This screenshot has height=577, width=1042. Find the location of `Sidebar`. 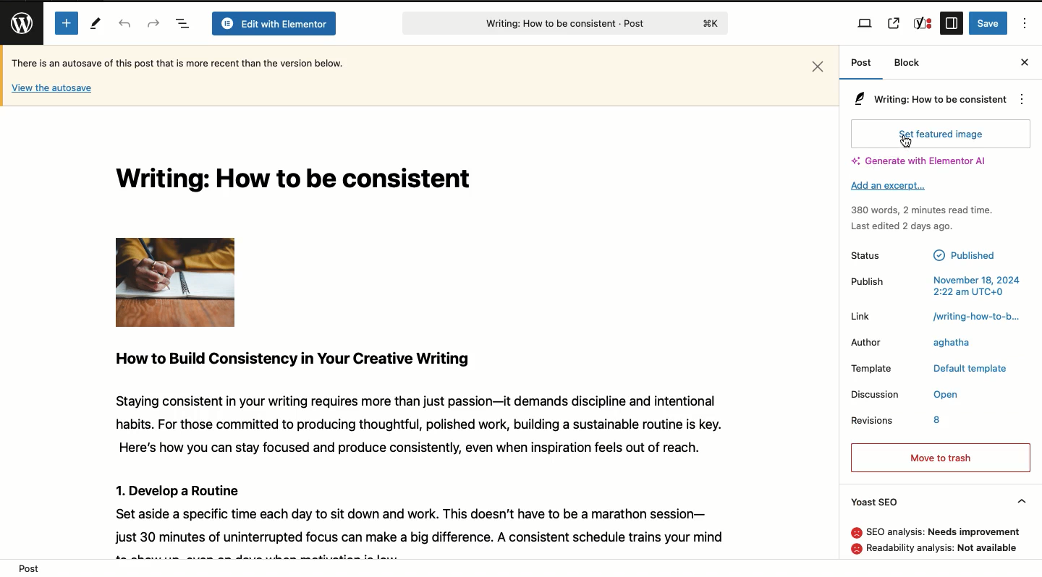

Sidebar is located at coordinates (952, 23).